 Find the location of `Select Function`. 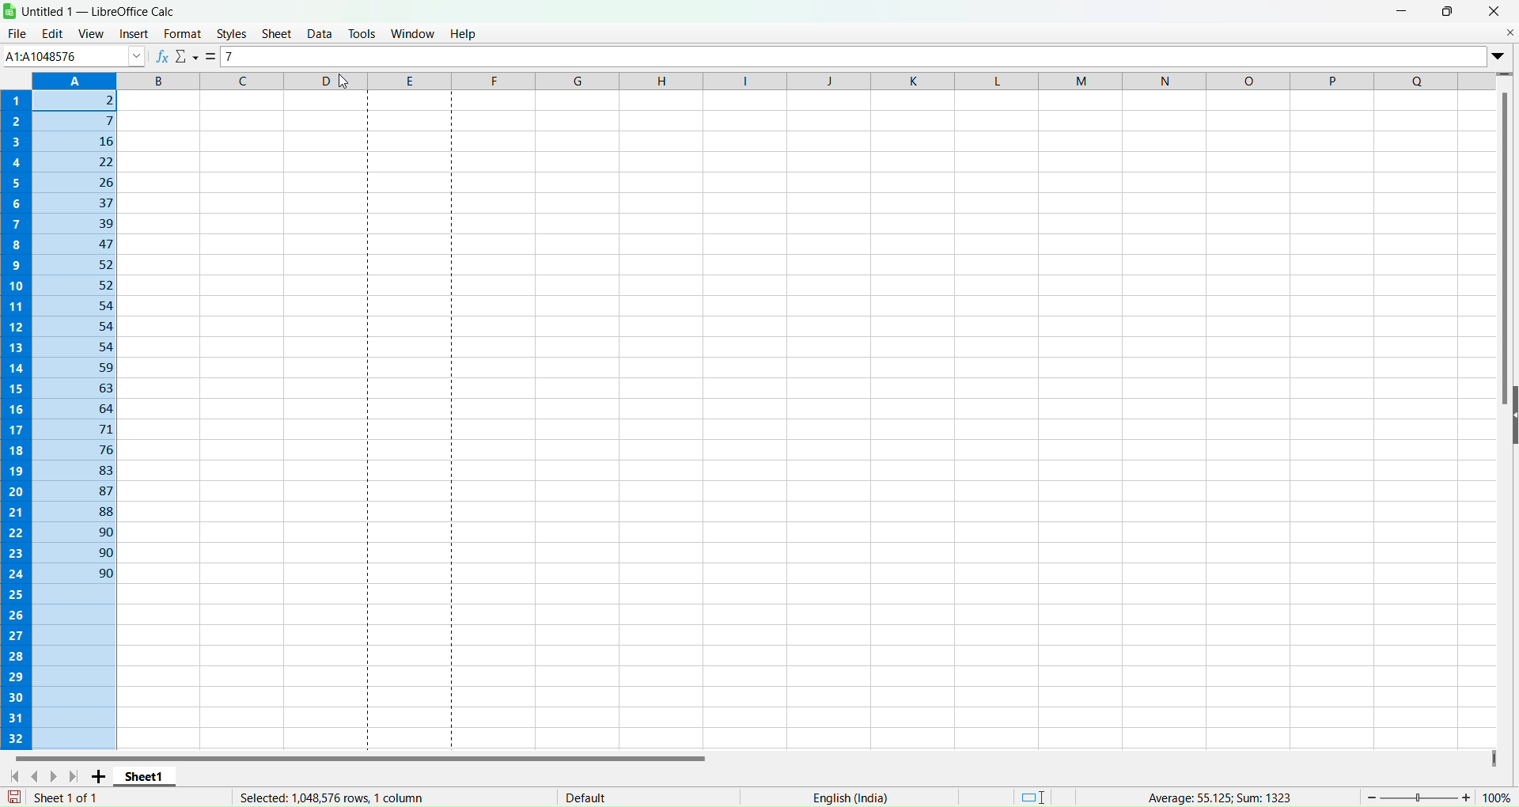

Select Function is located at coordinates (188, 58).